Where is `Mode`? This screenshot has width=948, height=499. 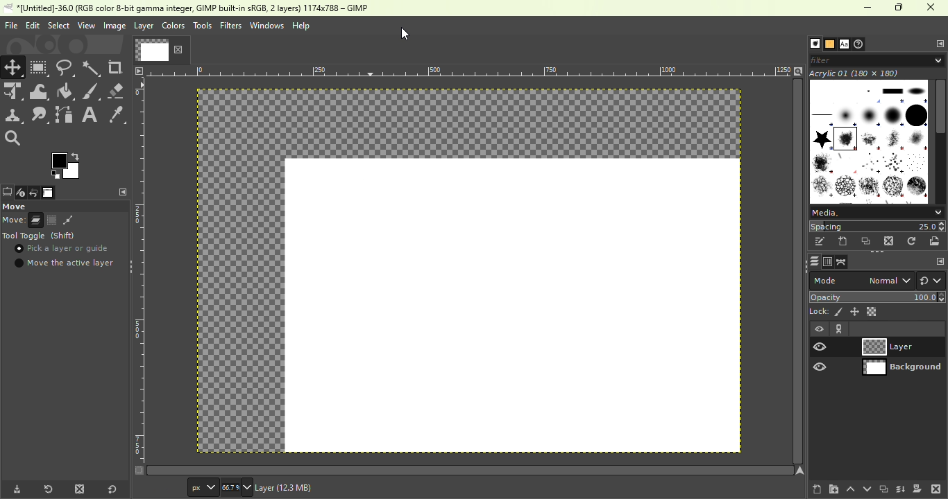
Mode is located at coordinates (23, 220).